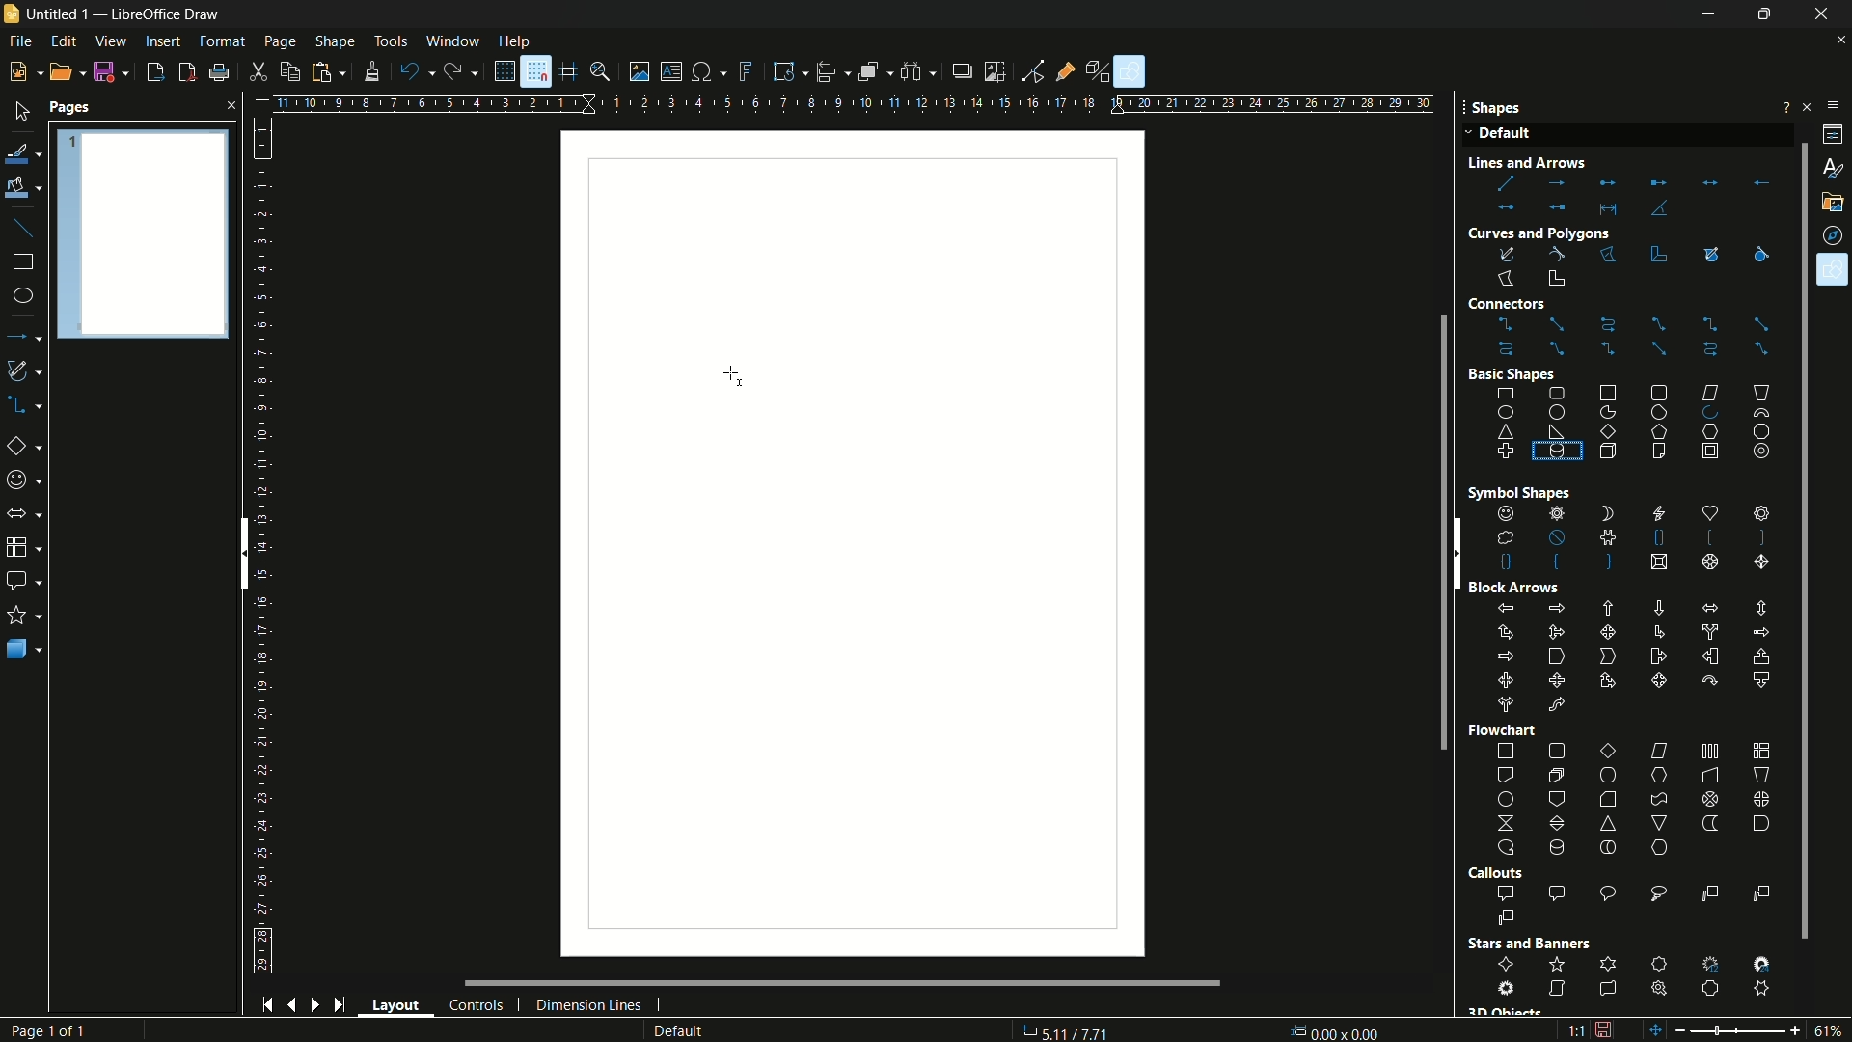  What do you see at coordinates (265, 1004) in the screenshot?
I see `start page` at bounding box center [265, 1004].